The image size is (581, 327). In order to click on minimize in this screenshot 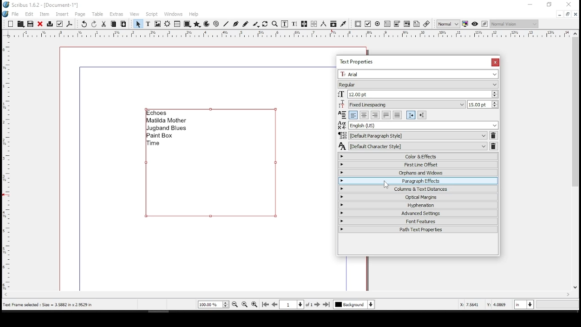, I will do `click(531, 5)`.